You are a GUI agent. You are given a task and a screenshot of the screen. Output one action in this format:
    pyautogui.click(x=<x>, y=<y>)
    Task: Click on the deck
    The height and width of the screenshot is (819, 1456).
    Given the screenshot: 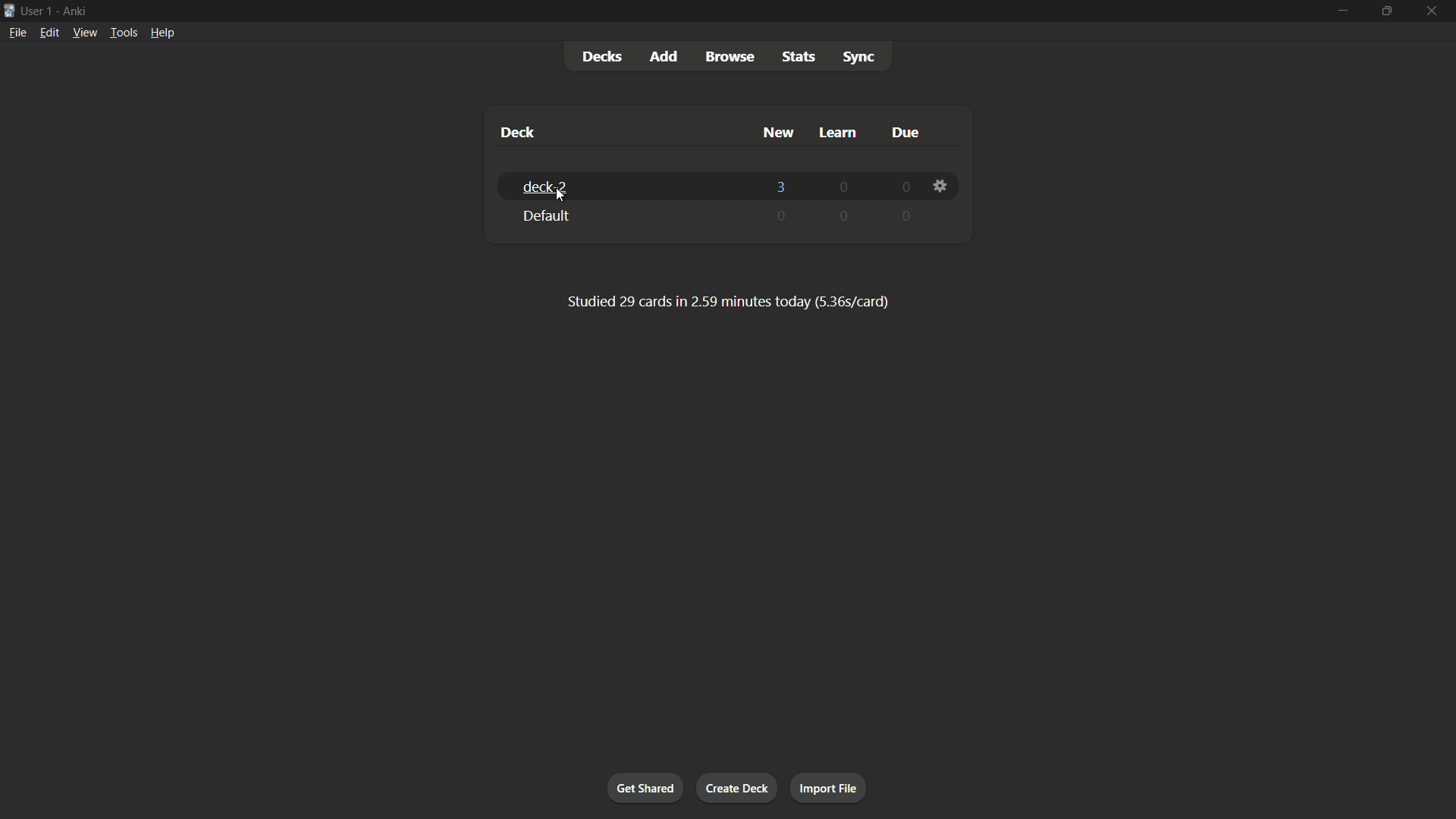 What is the action you would take?
    pyautogui.click(x=517, y=133)
    